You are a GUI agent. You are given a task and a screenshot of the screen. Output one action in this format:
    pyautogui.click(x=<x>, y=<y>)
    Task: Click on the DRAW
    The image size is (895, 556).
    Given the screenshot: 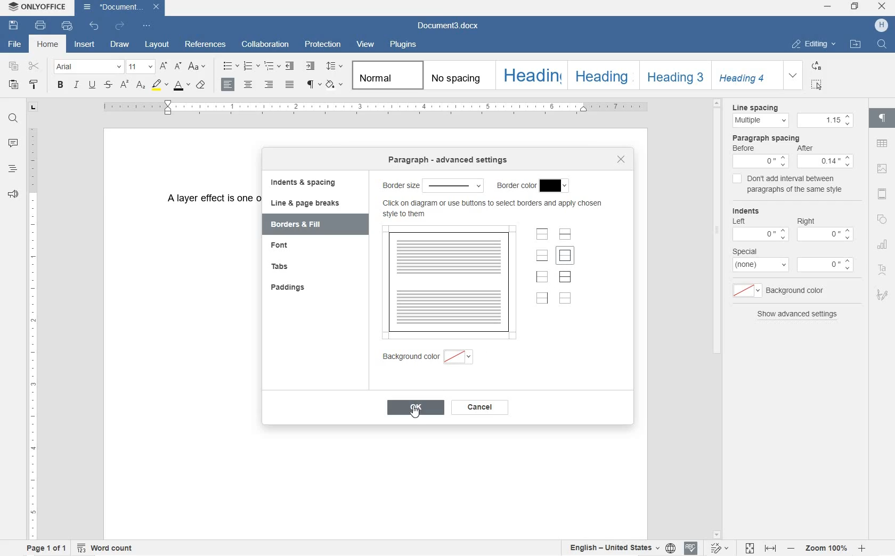 What is the action you would take?
    pyautogui.click(x=119, y=44)
    